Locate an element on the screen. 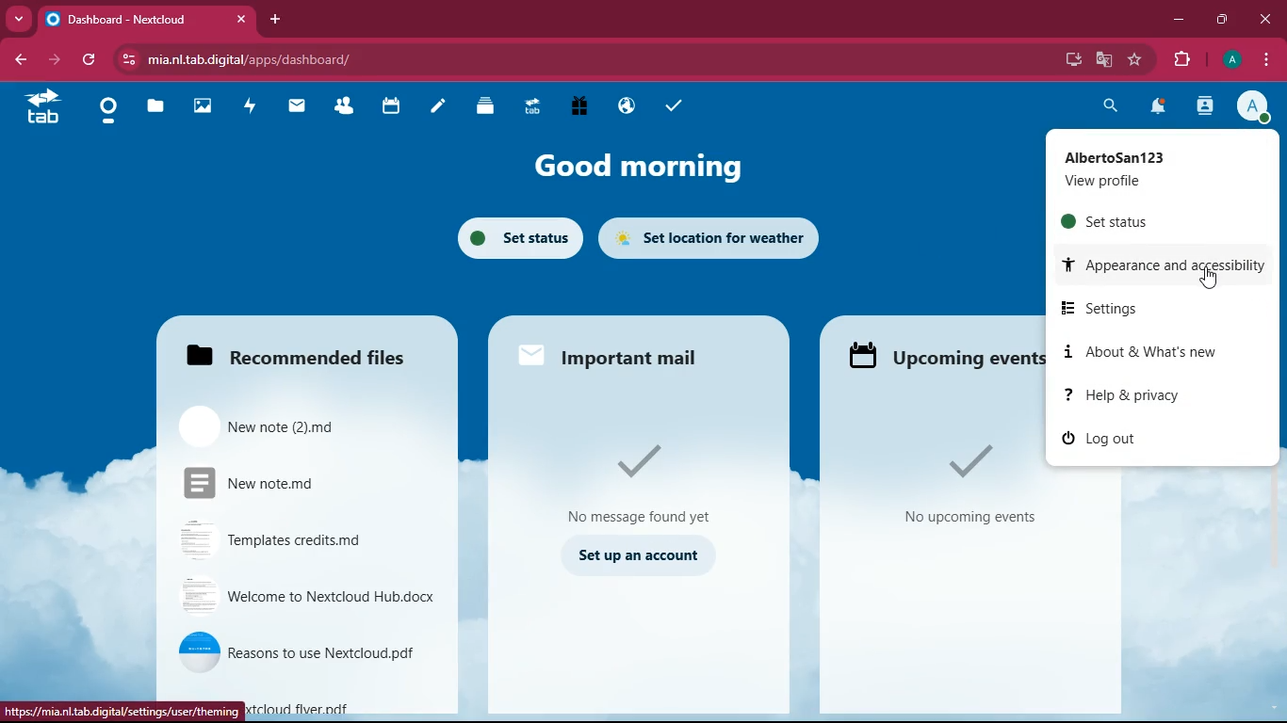 The image size is (1287, 723). home is located at coordinates (106, 111).